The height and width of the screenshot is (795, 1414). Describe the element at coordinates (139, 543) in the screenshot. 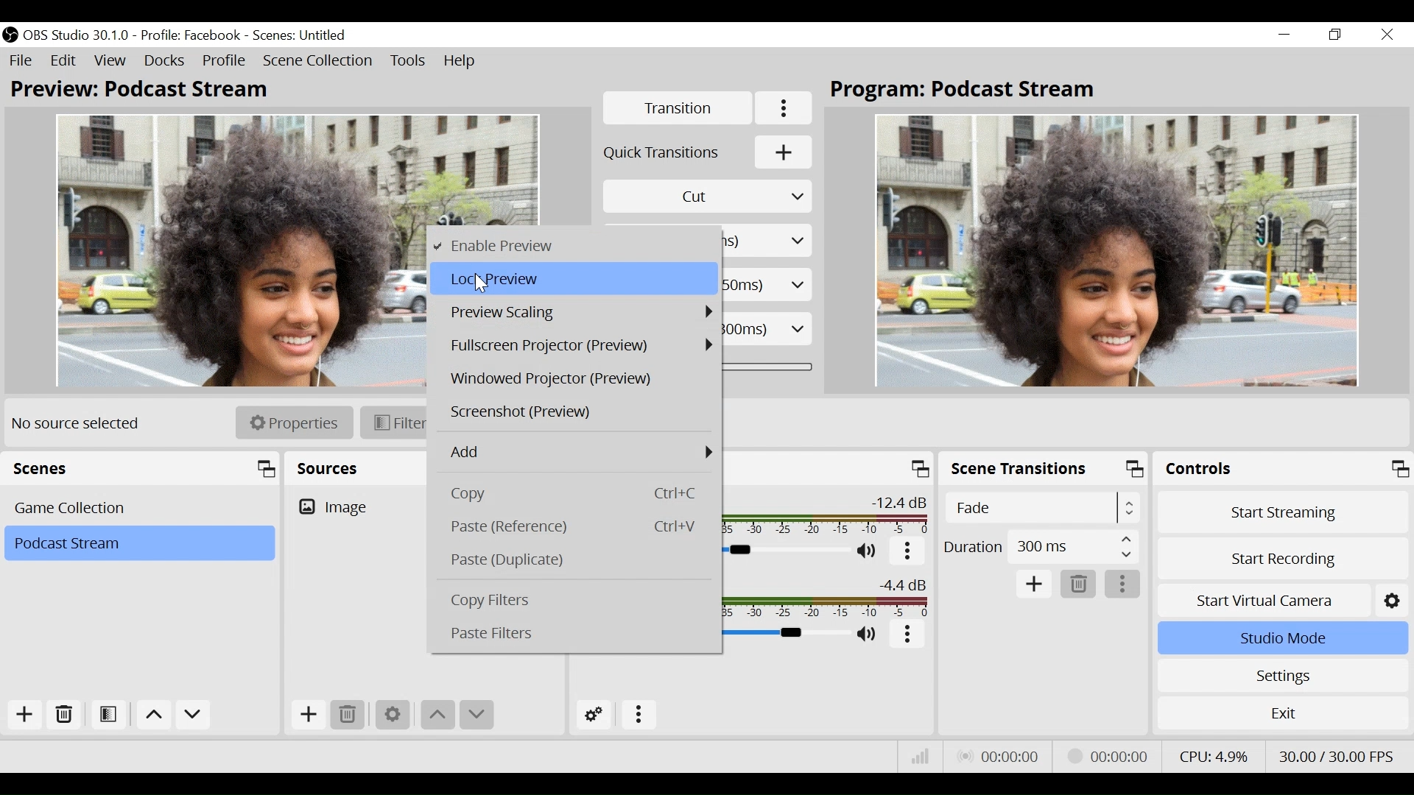

I see `Scene` at that location.